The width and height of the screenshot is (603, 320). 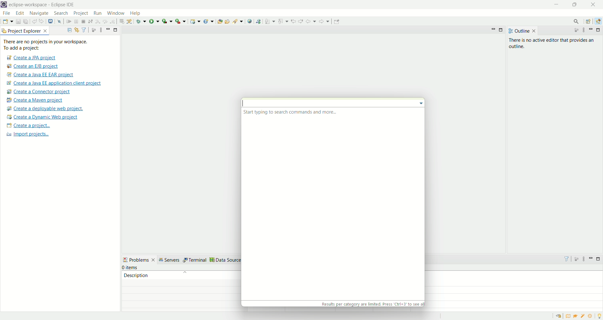 What do you see at coordinates (34, 67) in the screenshot?
I see `Create a EJB project` at bounding box center [34, 67].